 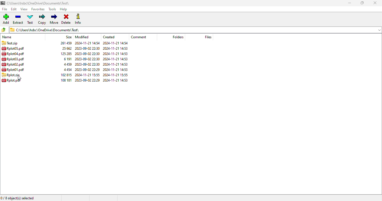 What do you see at coordinates (109, 37) in the screenshot?
I see `created` at bounding box center [109, 37].